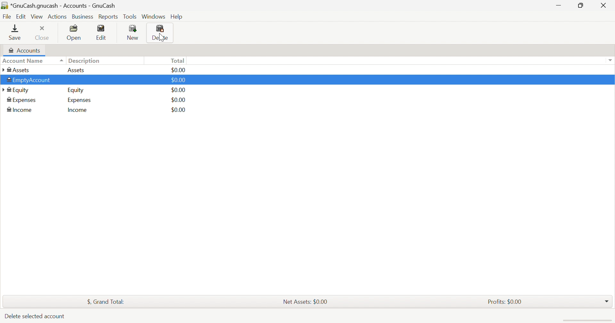 The width and height of the screenshot is (615, 323). I want to click on Open, so click(75, 33).